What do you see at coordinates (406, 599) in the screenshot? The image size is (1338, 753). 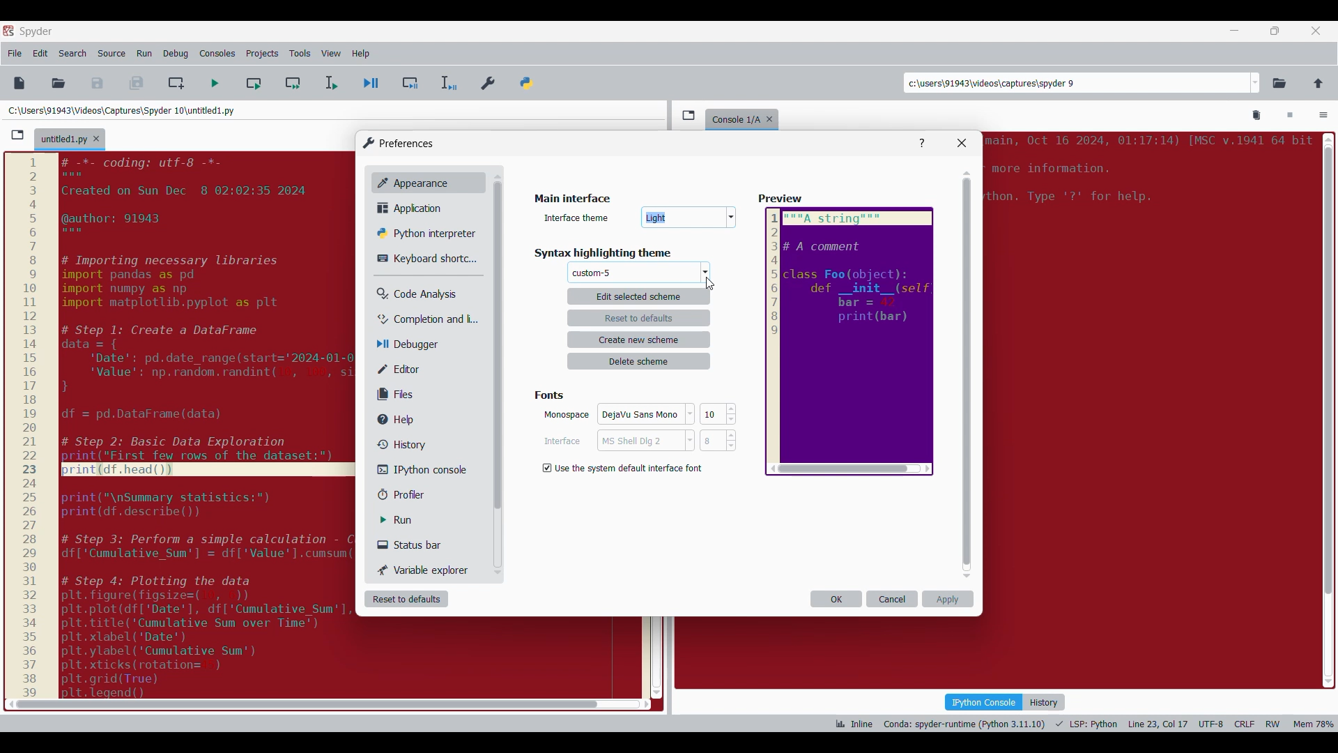 I see `Reset to defaults` at bounding box center [406, 599].